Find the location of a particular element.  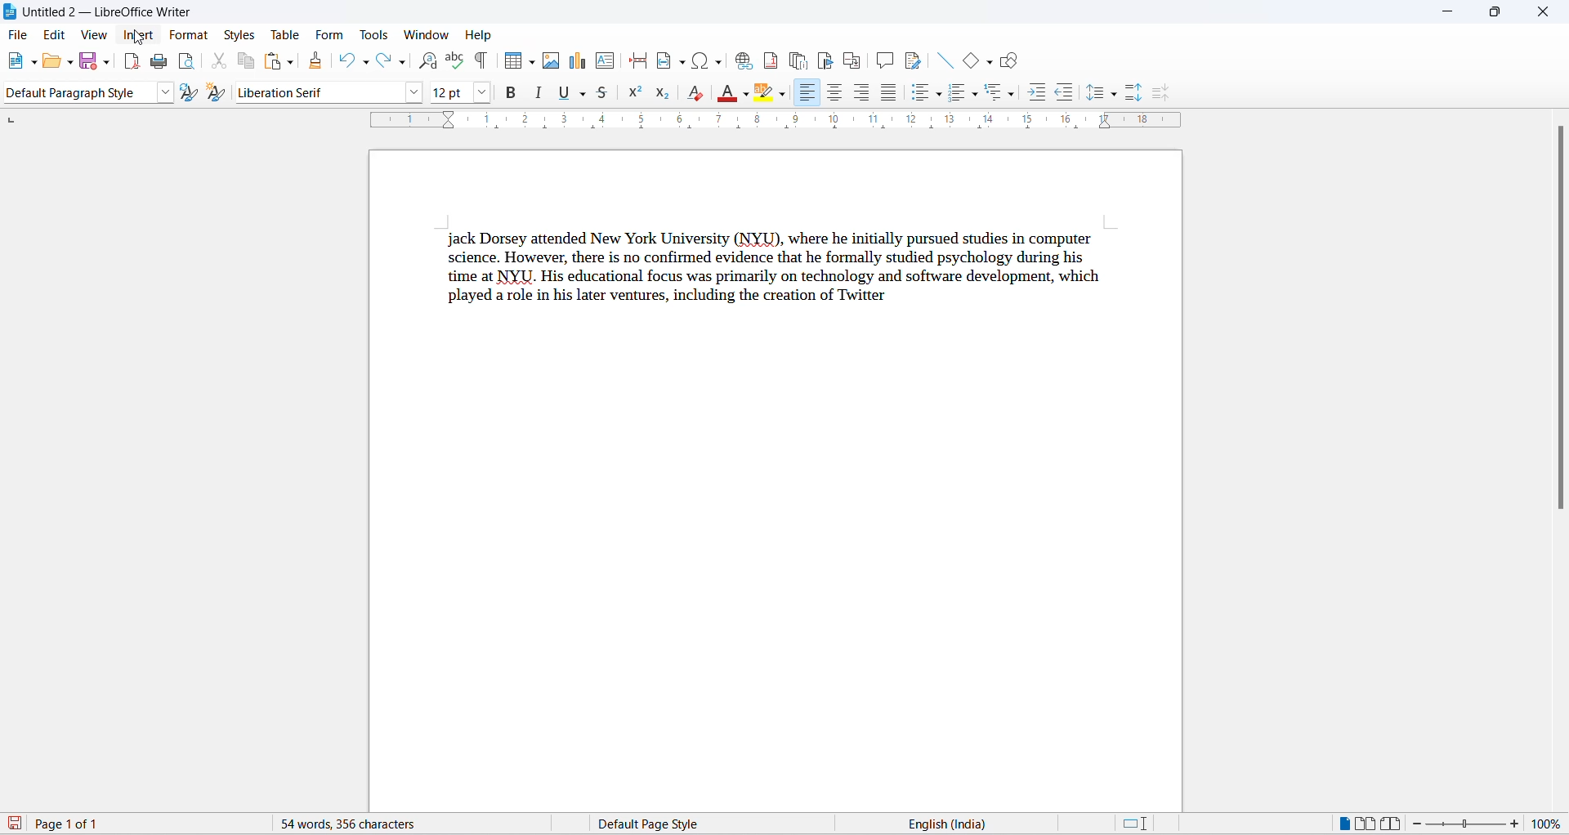

file is located at coordinates (20, 36).